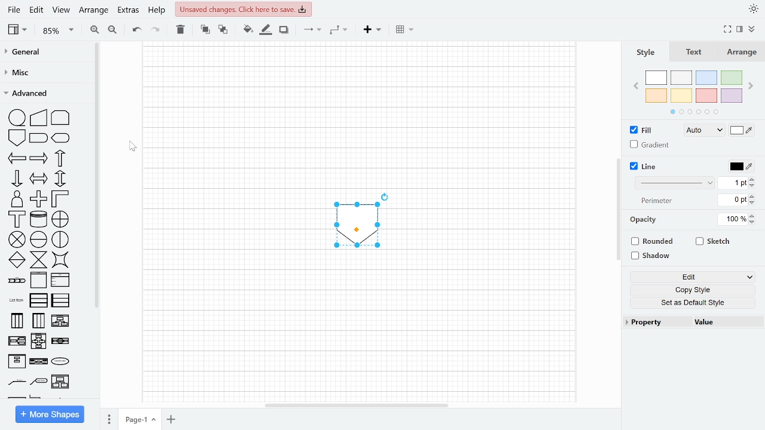  I want to click on General, so click(45, 53).